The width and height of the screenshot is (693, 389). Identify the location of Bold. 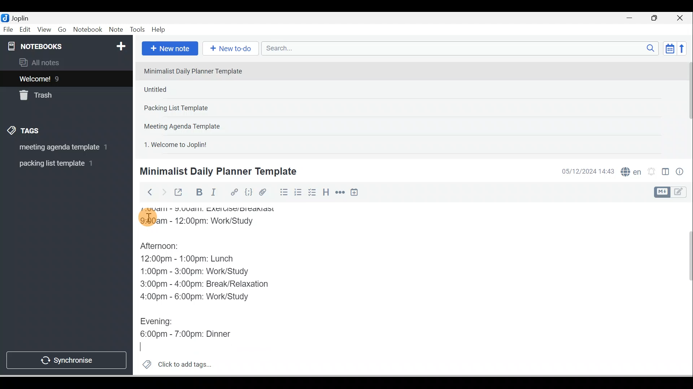
(198, 192).